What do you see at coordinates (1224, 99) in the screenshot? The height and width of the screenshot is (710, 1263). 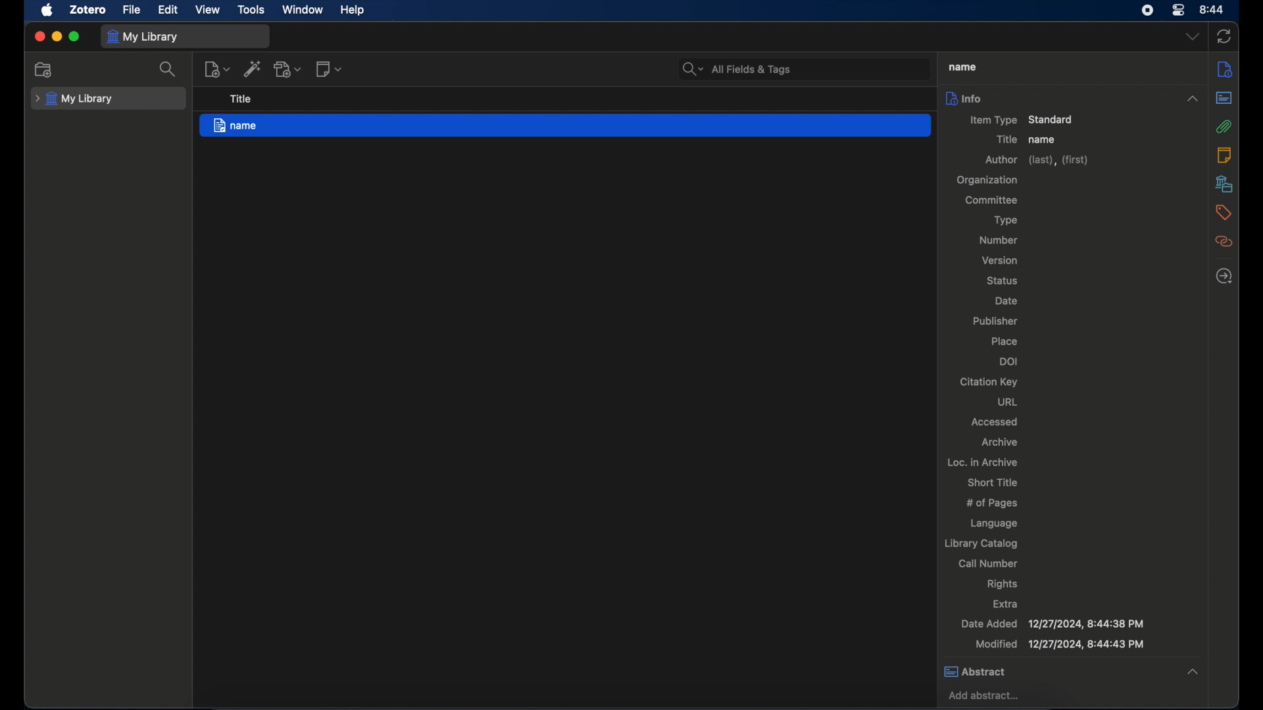 I see `abstract` at bounding box center [1224, 99].